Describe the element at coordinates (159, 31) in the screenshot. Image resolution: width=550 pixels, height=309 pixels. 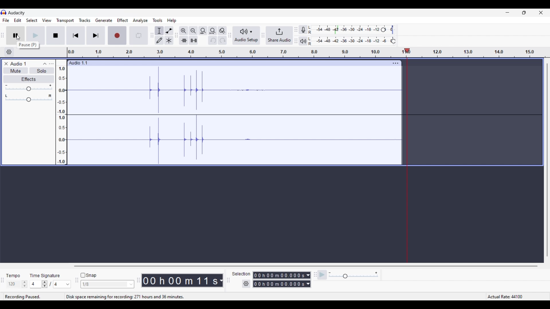
I see `Selection tool` at that location.